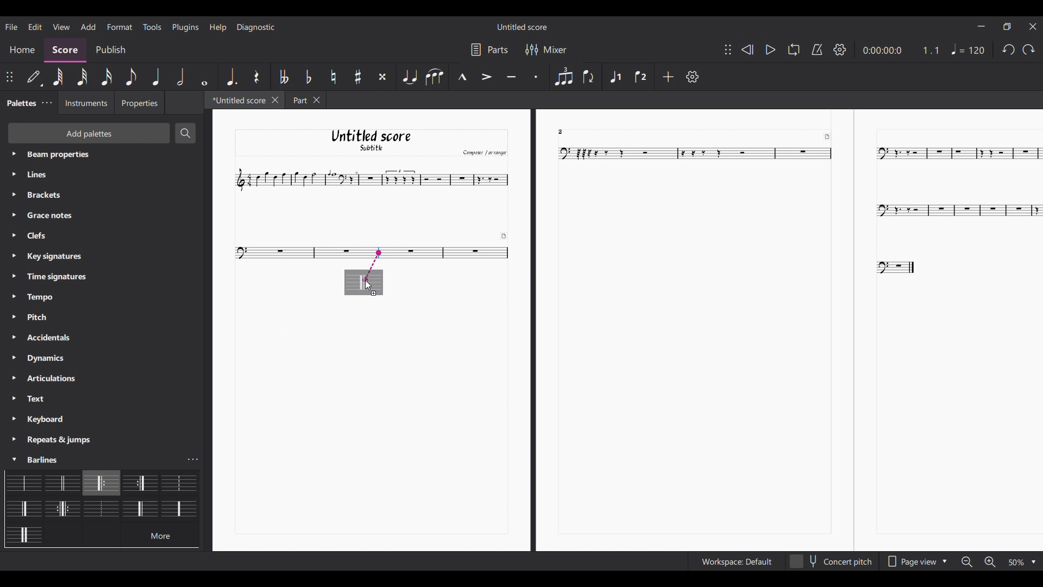 The width and height of the screenshot is (1043, 587). What do you see at coordinates (49, 236) in the screenshot?
I see `Palette settings` at bounding box center [49, 236].